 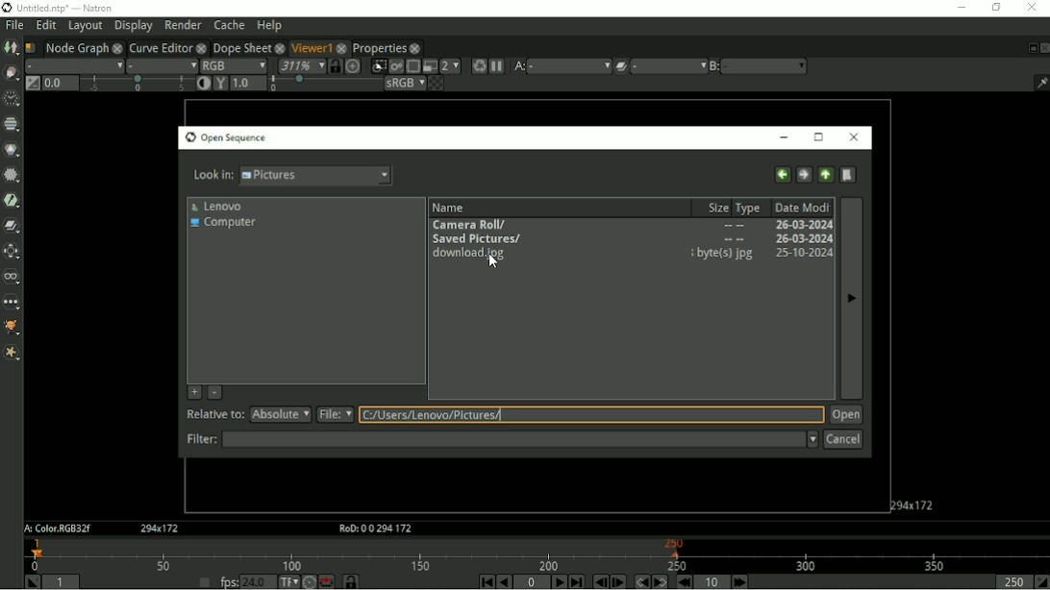 What do you see at coordinates (804, 175) in the screenshot?
I see `Forward` at bounding box center [804, 175].